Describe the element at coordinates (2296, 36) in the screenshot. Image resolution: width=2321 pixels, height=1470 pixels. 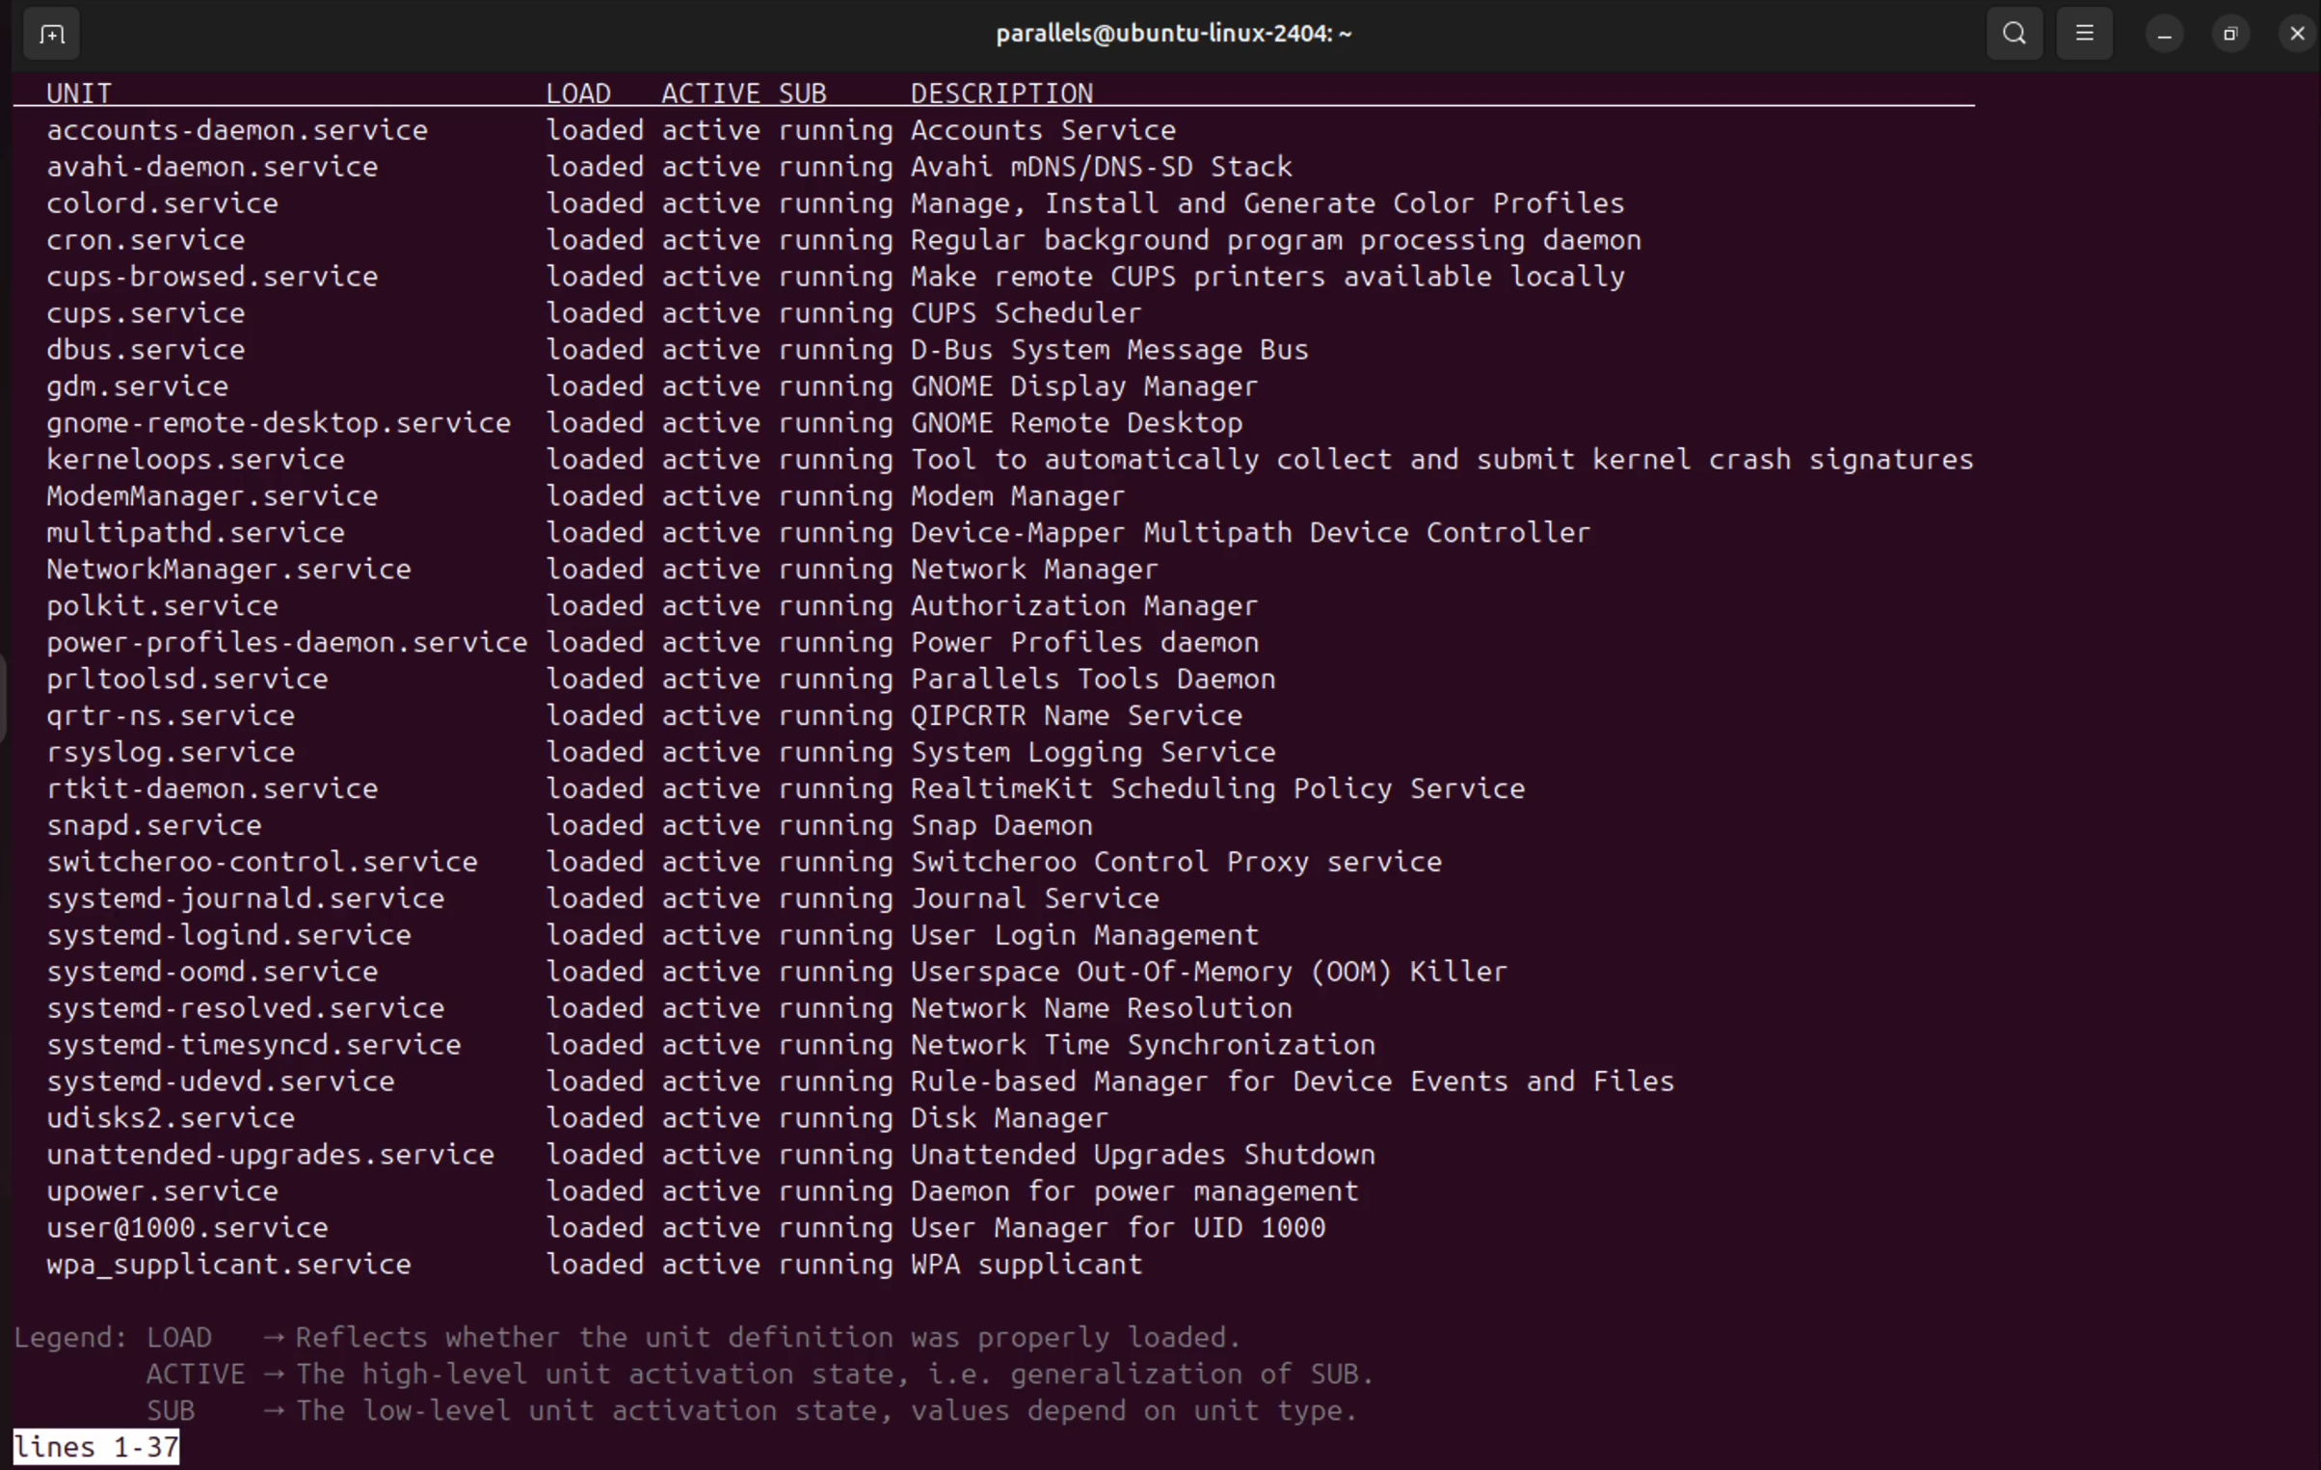
I see `close` at that location.